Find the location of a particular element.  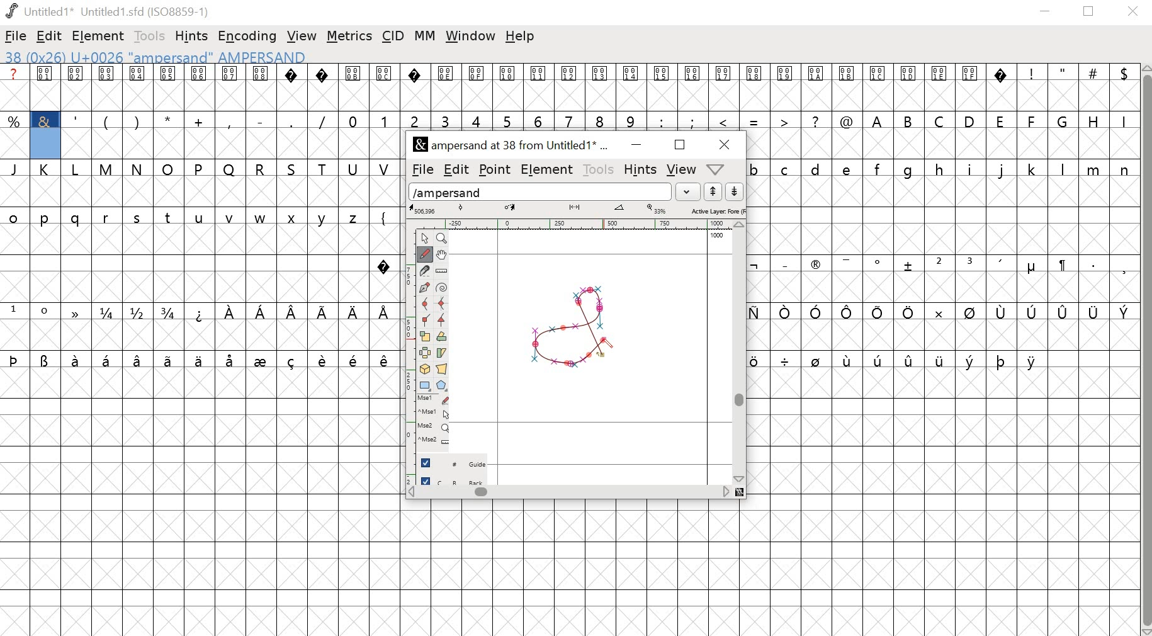

C is located at coordinates (941, 120).